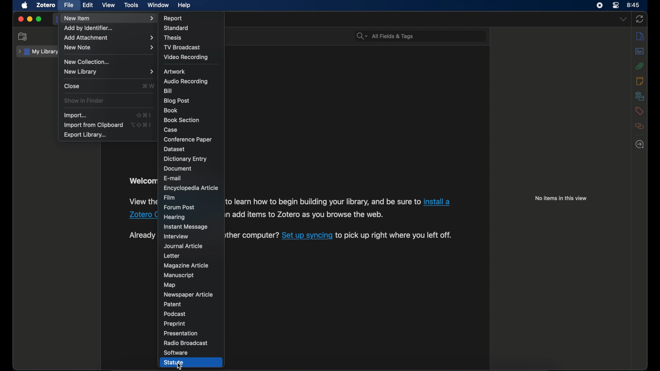 This screenshot has height=371, width=660. Describe the element at coordinates (181, 366) in the screenshot. I see `cursor on Statute` at that location.